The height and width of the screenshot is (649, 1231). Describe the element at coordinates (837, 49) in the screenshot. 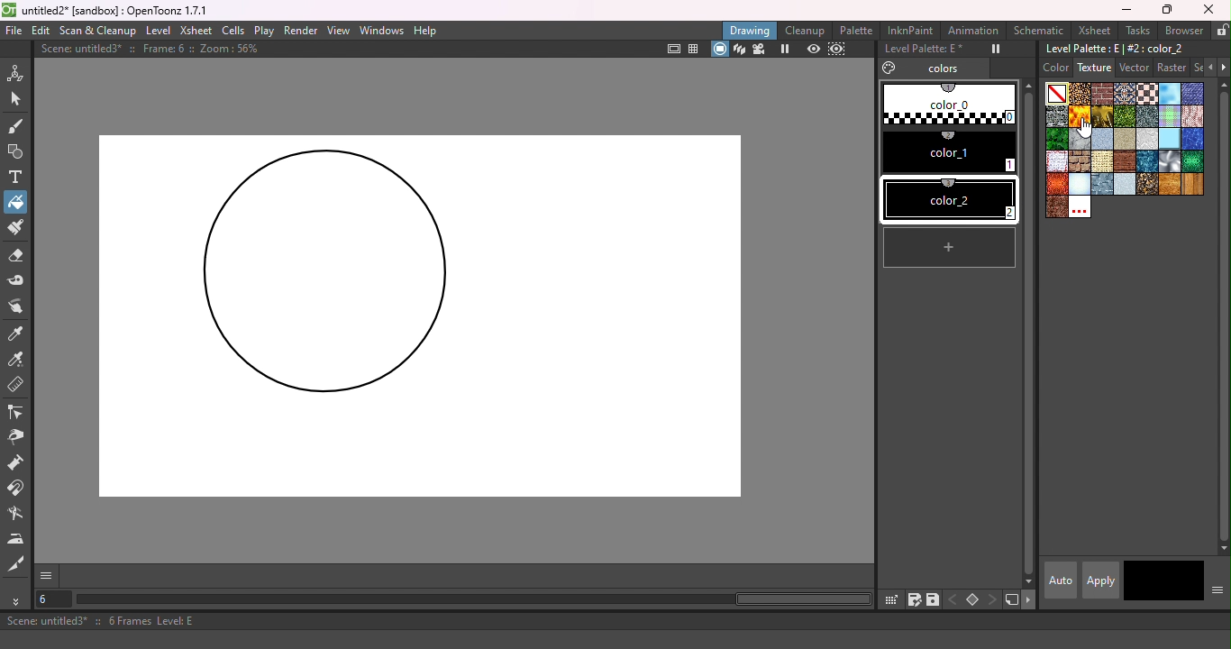

I see `sub-camera preview` at that location.